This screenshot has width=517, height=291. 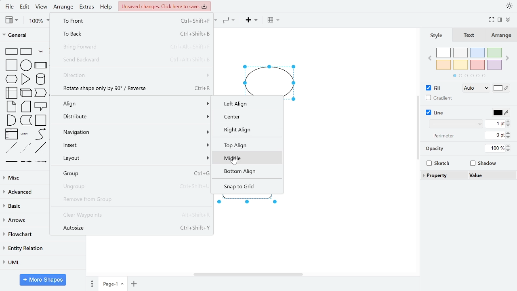 I want to click on appearance, so click(x=508, y=6).